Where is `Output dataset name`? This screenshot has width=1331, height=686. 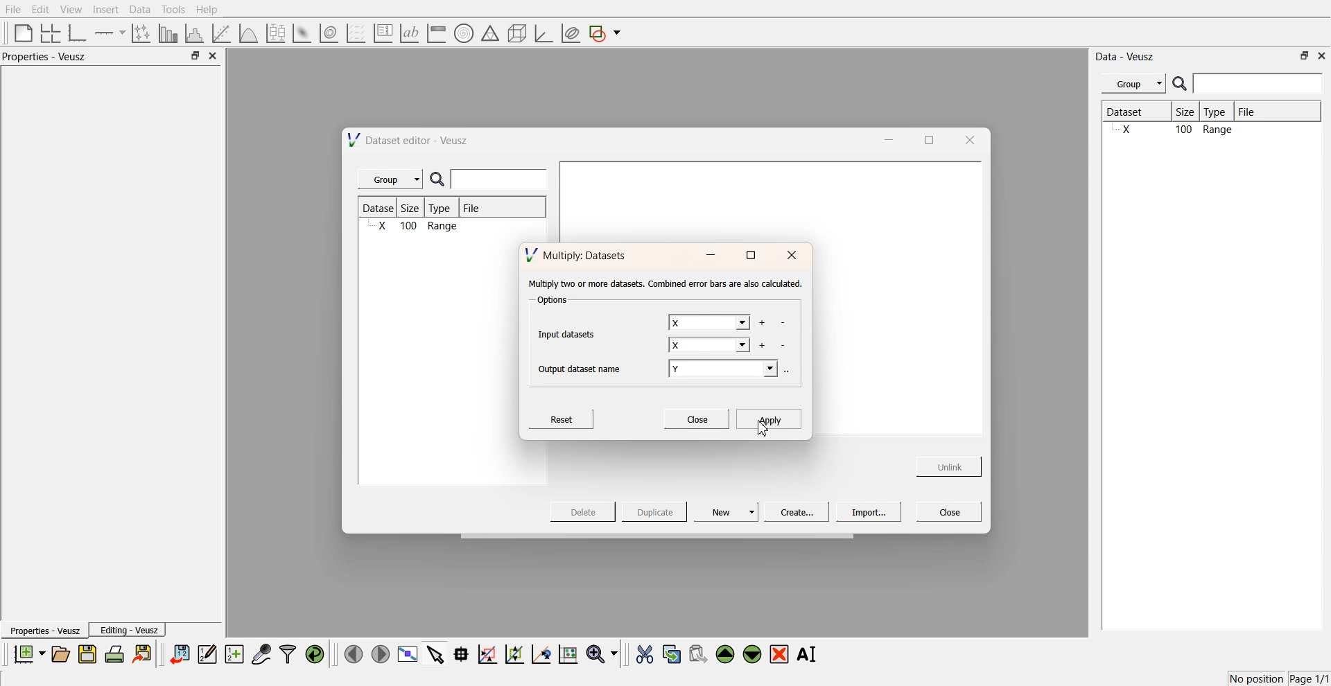 Output dataset name is located at coordinates (584, 367).